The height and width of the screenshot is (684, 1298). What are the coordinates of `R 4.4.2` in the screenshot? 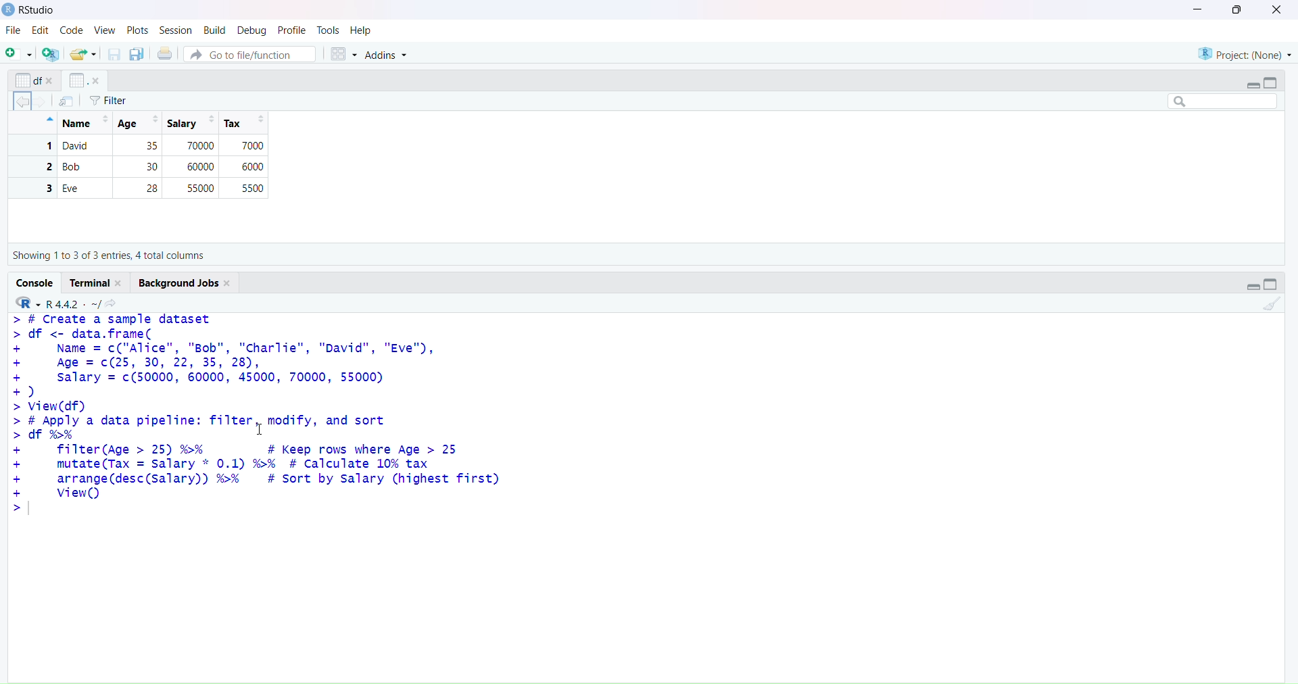 It's located at (55, 303).